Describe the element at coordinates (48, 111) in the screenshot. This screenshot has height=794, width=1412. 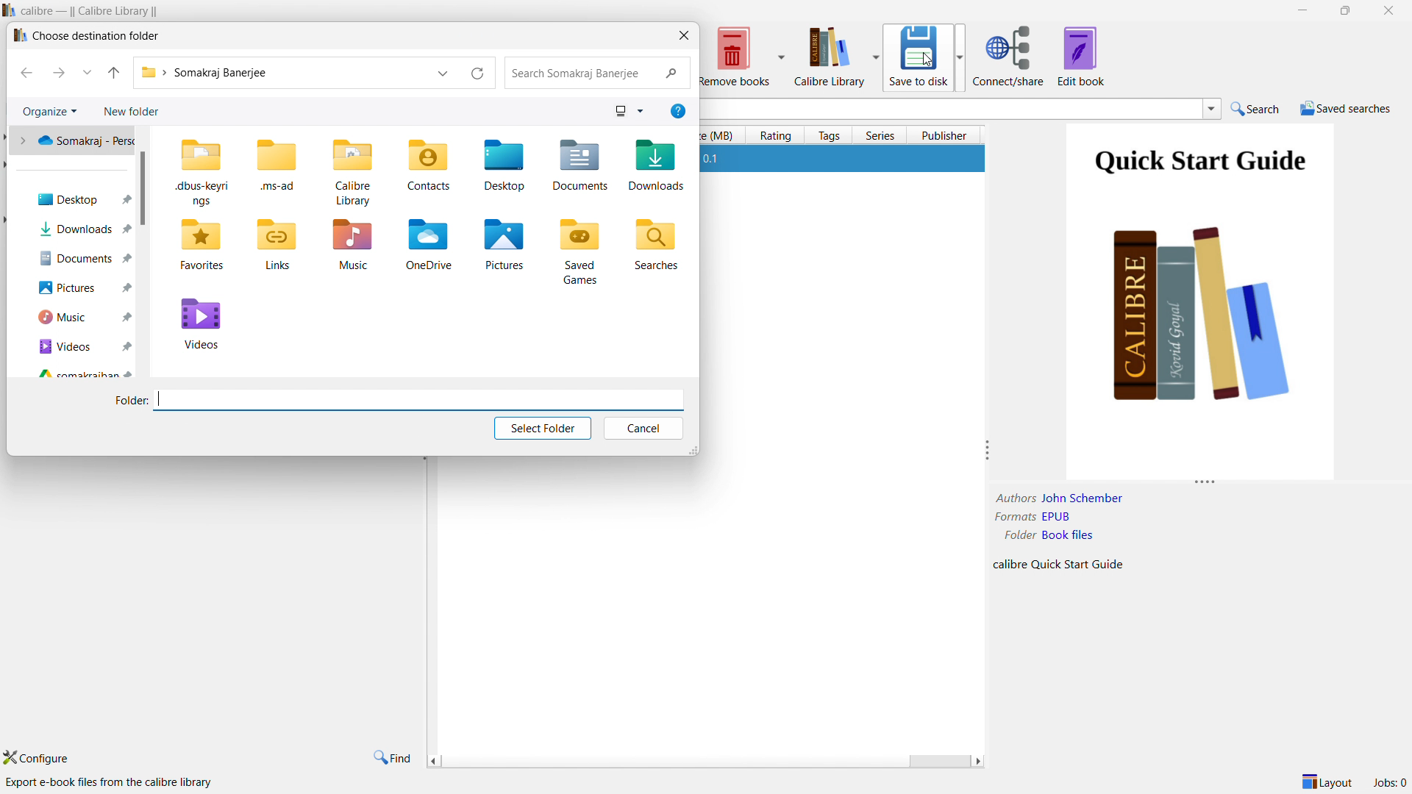
I see `organize` at that location.